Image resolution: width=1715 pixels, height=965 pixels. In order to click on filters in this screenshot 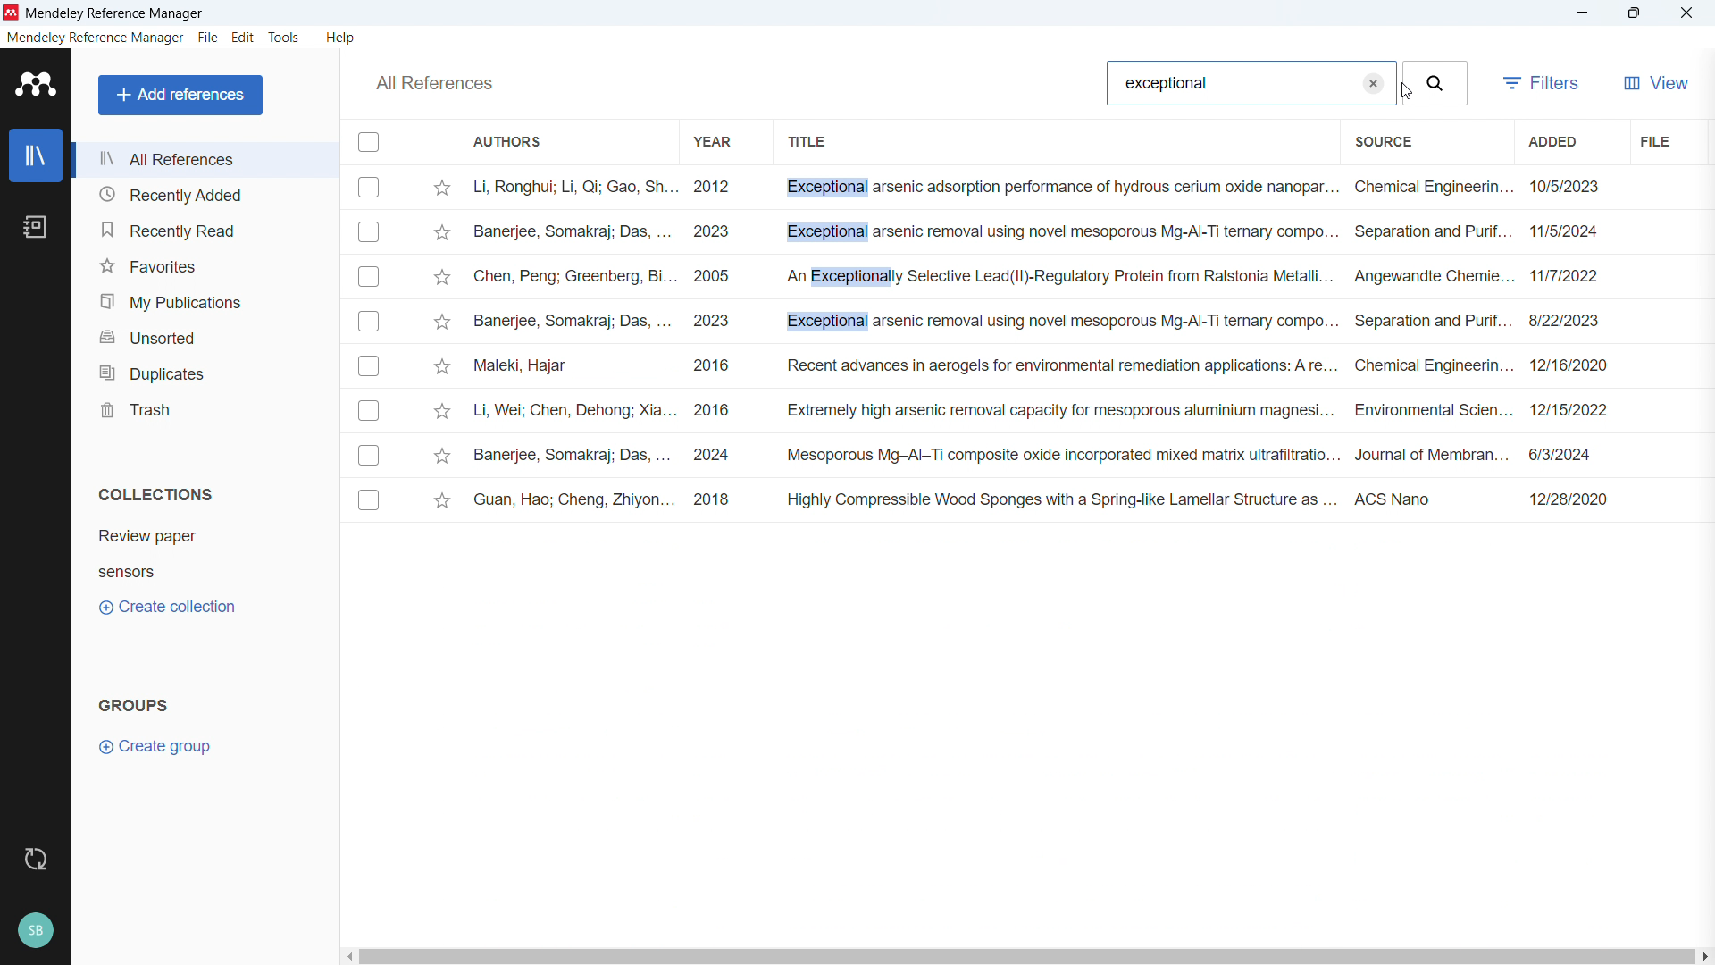, I will do `click(1540, 83)`.